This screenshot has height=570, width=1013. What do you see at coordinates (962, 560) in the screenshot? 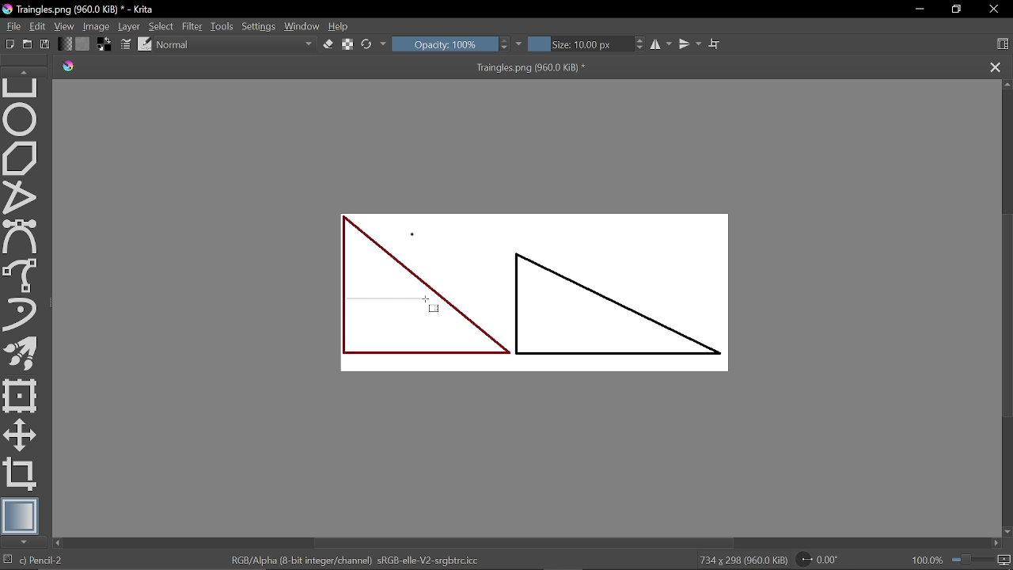
I see `100.0%` at bounding box center [962, 560].